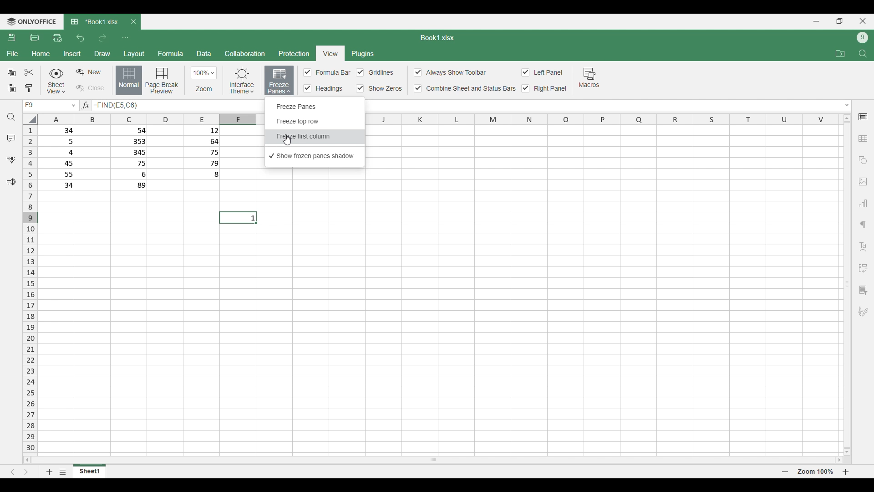 The image size is (874, 492). I want to click on Click to select all cells, so click(30, 118).